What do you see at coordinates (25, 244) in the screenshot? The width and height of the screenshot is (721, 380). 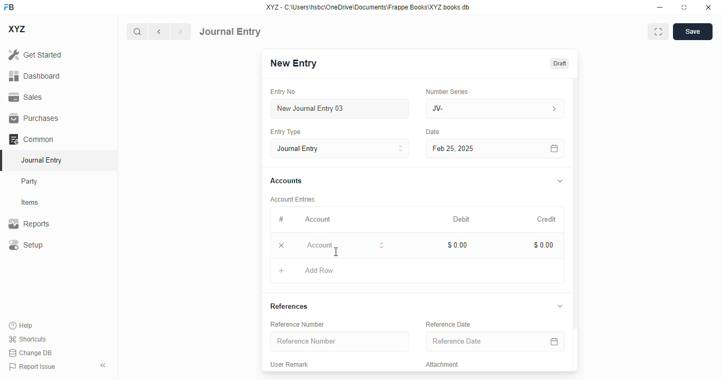 I see `setup` at bounding box center [25, 244].